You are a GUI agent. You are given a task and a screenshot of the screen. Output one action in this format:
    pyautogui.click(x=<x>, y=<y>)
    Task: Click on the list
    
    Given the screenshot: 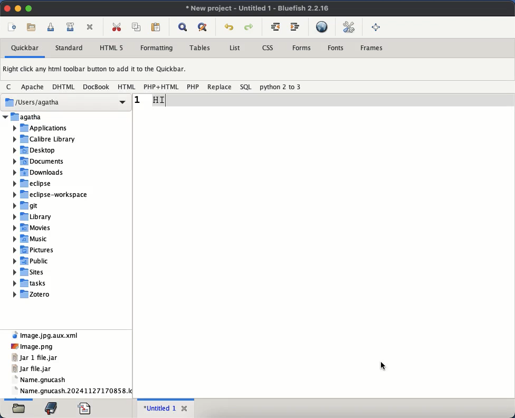 What is the action you would take?
    pyautogui.click(x=236, y=47)
    